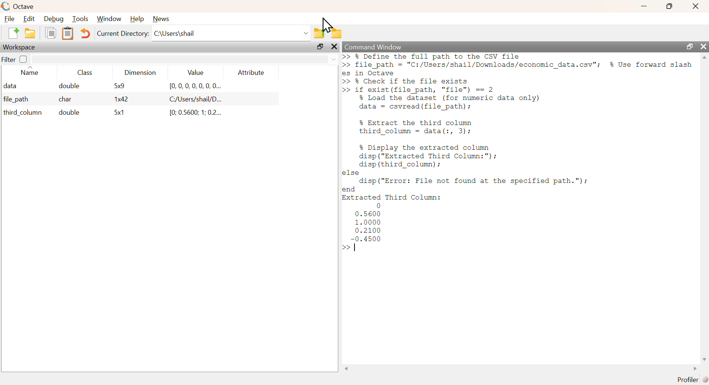 The image size is (709, 385). I want to click on profiler, so click(690, 380).